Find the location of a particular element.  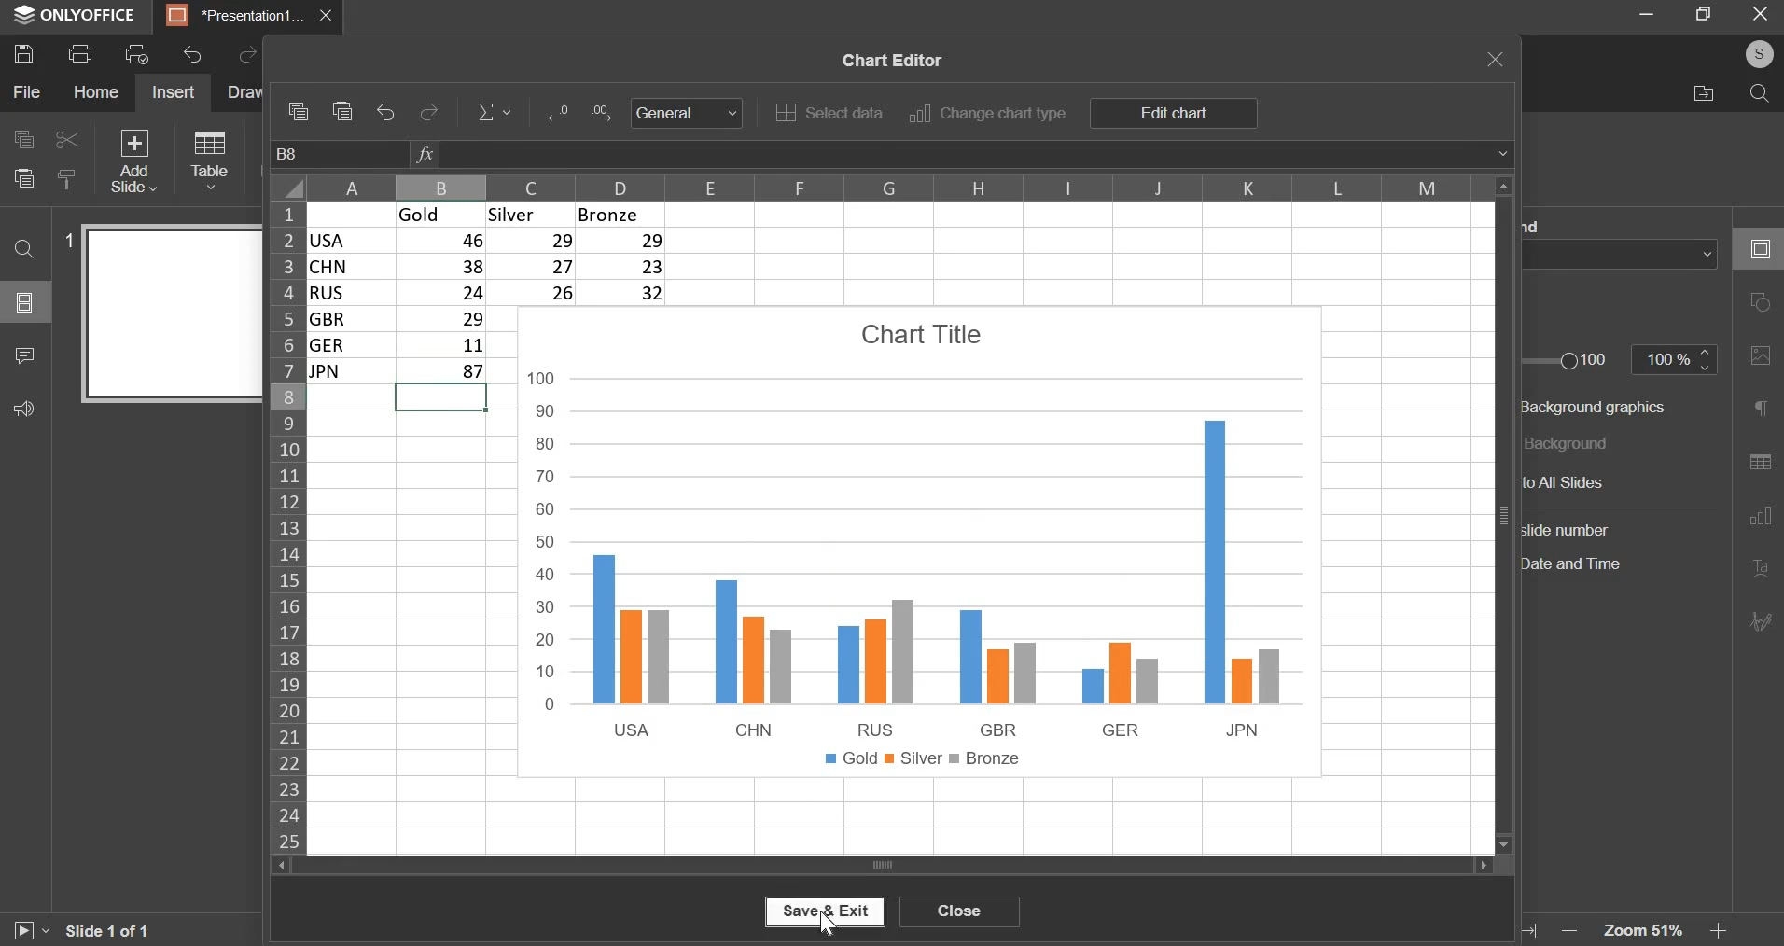

date and time is located at coordinates (1583, 565).